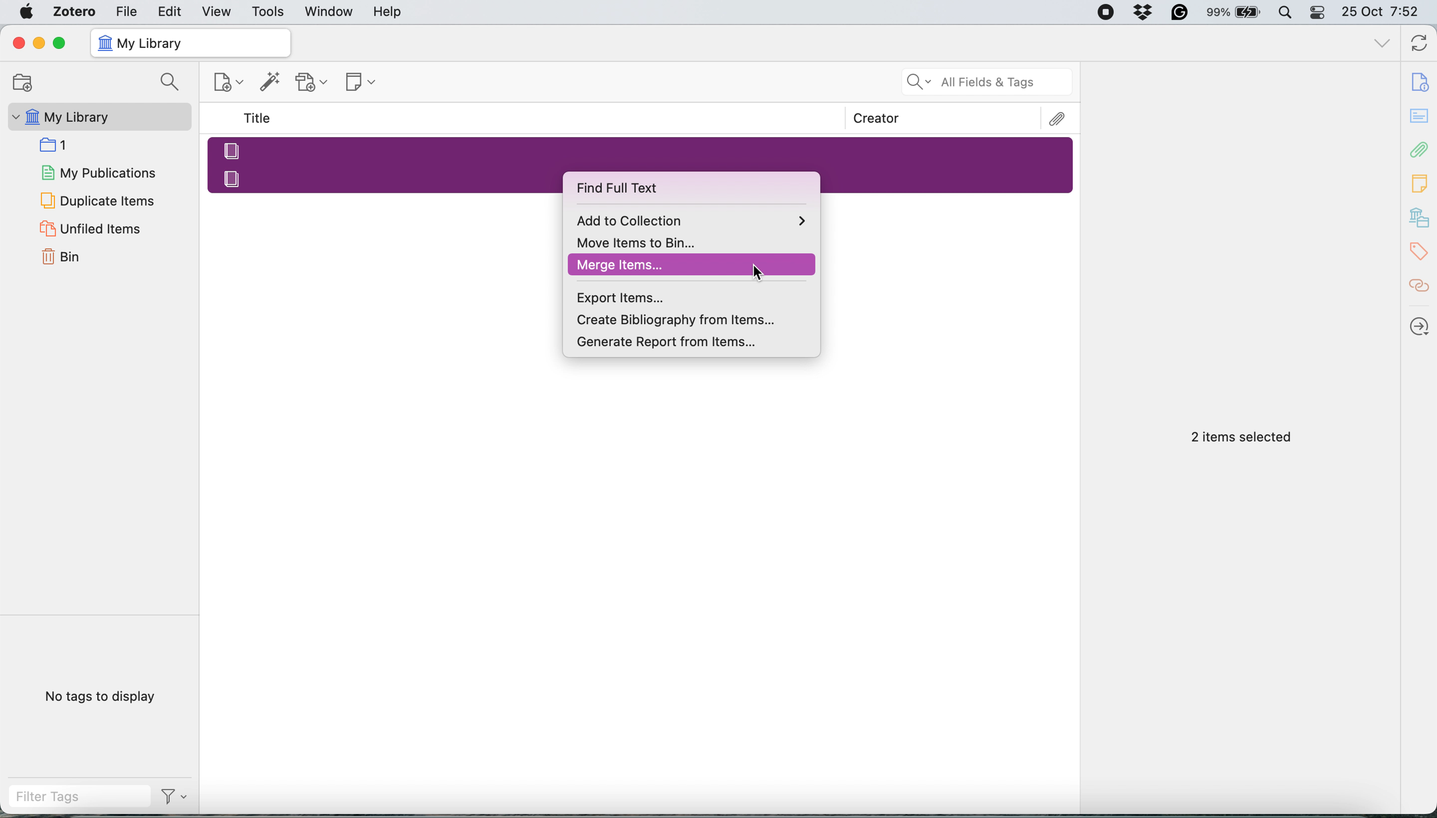  What do you see at coordinates (1421, 180) in the screenshot?
I see `Notes` at bounding box center [1421, 180].